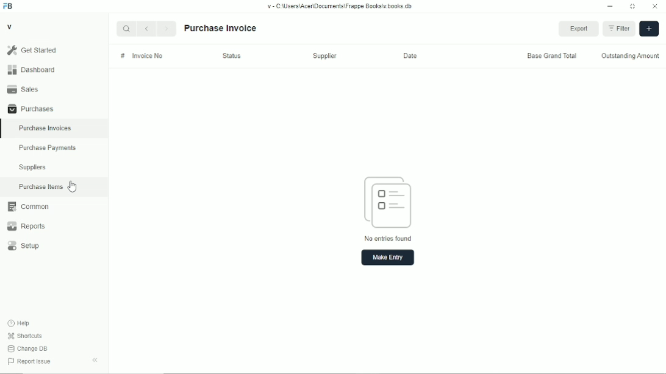 The image size is (666, 374). Describe the element at coordinates (388, 202) in the screenshot. I see `entry icon` at that location.